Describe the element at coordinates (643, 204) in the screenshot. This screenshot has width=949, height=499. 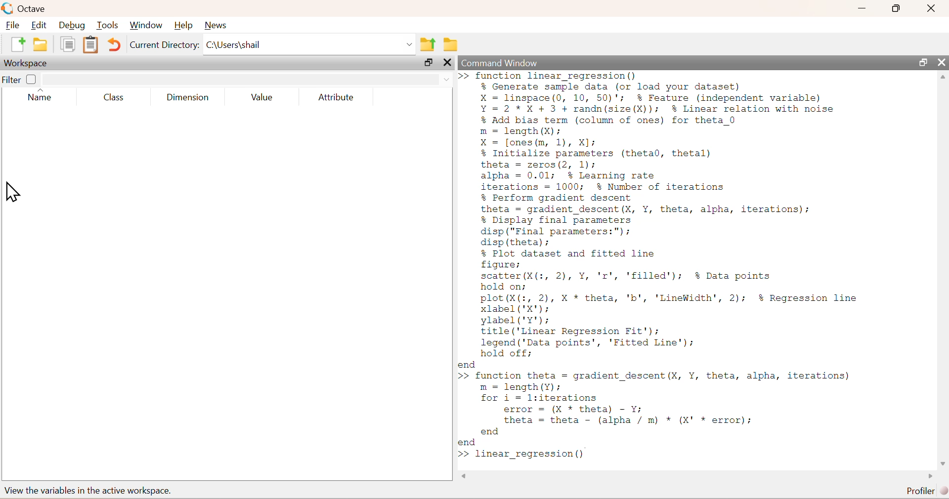
I see `theta = zeros(2, 1);alpha = 0.01; % Learning rateiterations = 1000; % Number of iterations% Perform gradient descenttheta = gradient_descent(X, Y, theta, alpha, iterations);% Display final parametersdisp ("Final parameters:");disp (theta);` at that location.